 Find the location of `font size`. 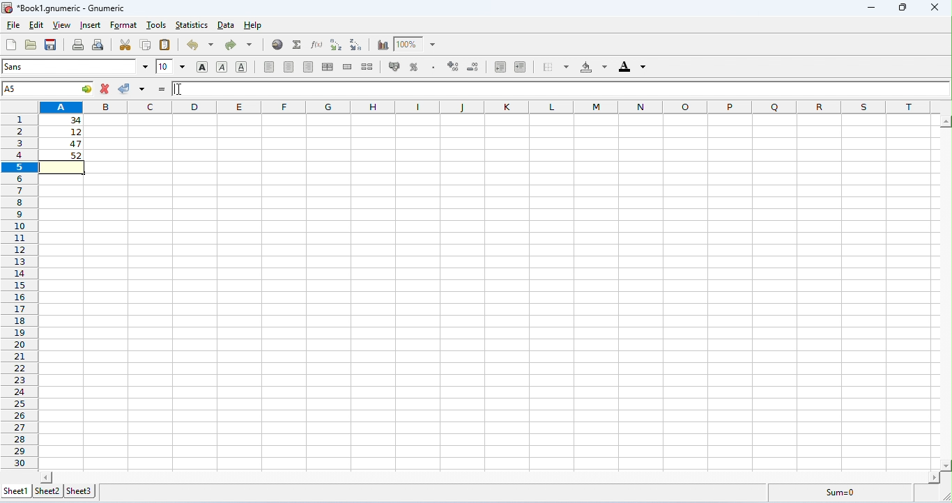

font size is located at coordinates (171, 66).